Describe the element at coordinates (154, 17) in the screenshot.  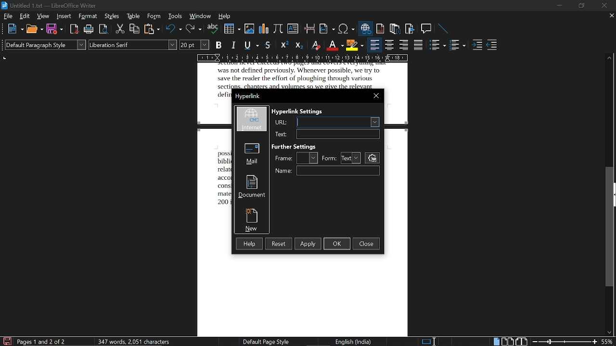
I see `form` at that location.